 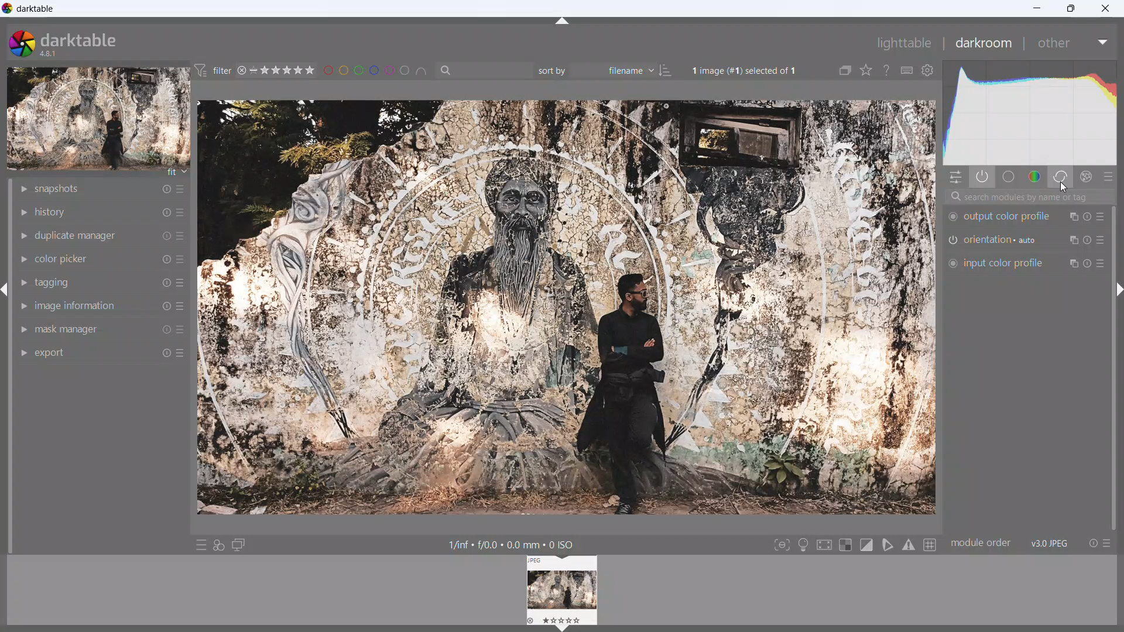 What do you see at coordinates (241, 545) in the screenshot?
I see `display a second darkroom image window` at bounding box center [241, 545].